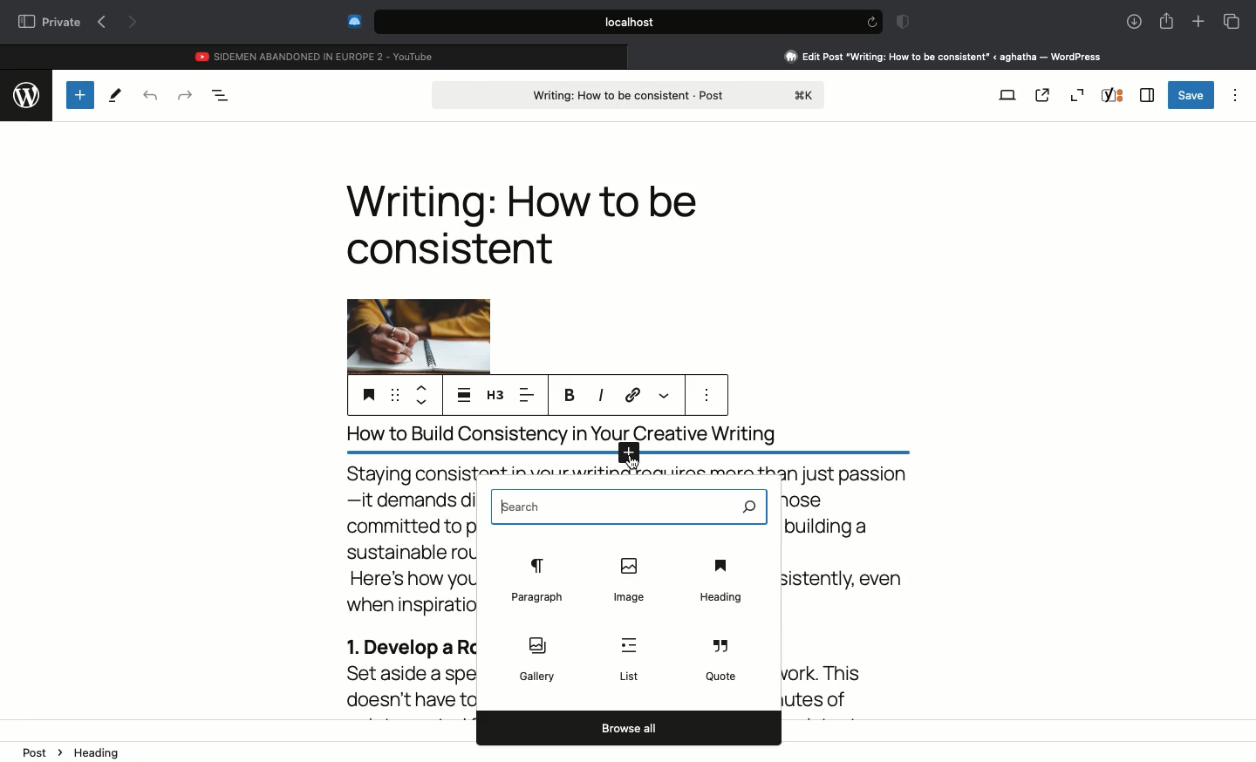 The width and height of the screenshot is (1256, 762). What do you see at coordinates (900, 23) in the screenshot?
I see `Badge` at bounding box center [900, 23].